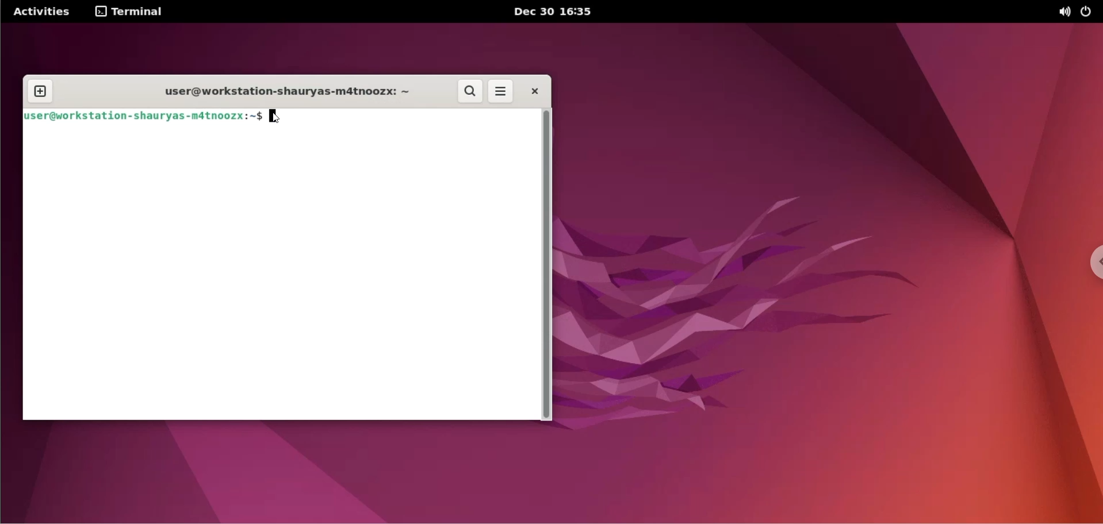 Image resolution: width=1103 pixels, height=524 pixels. I want to click on sound options, so click(1065, 12).